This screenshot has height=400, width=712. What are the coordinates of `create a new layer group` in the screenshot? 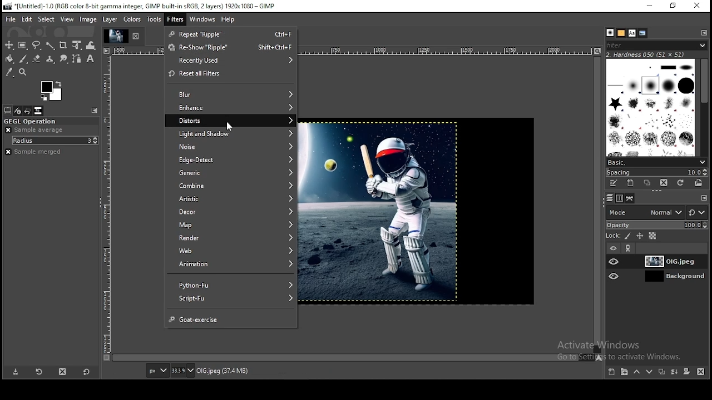 It's located at (626, 372).